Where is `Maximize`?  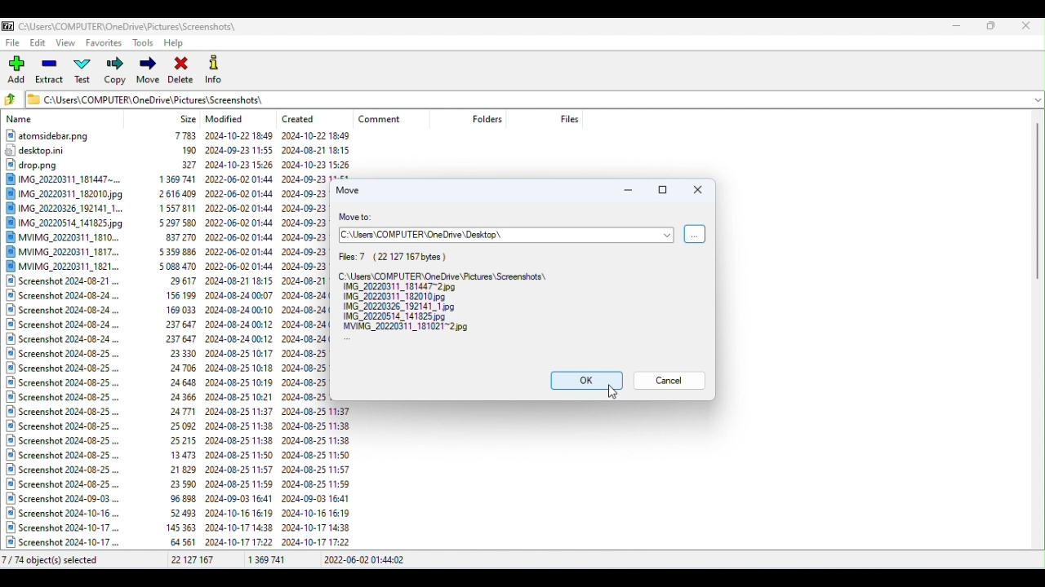 Maximize is located at coordinates (661, 192).